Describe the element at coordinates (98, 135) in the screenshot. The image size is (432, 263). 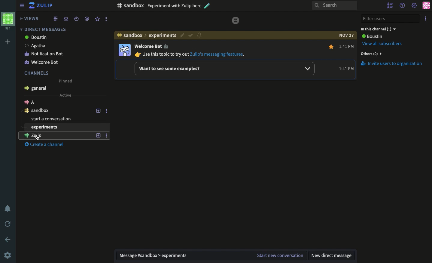
I see `add a topic` at that location.